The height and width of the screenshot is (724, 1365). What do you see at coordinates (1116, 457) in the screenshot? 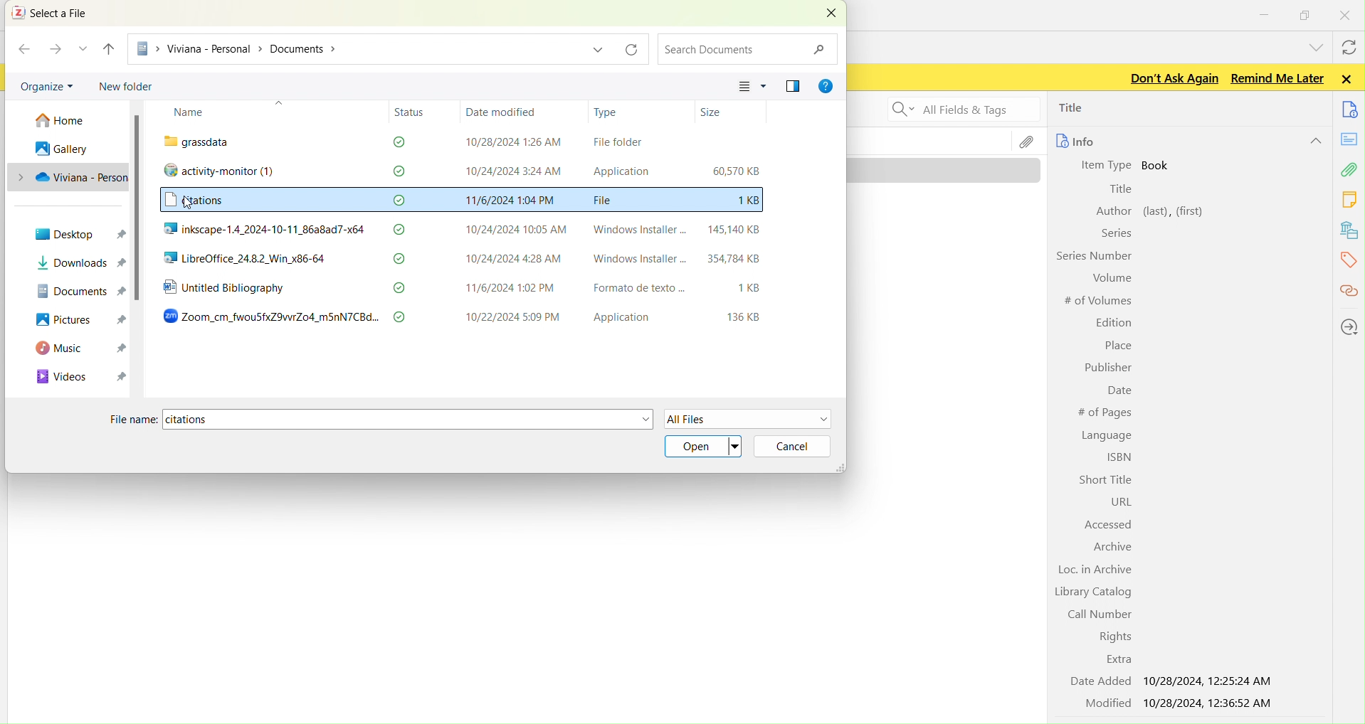
I see `ISBN` at bounding box center [1116, 457].